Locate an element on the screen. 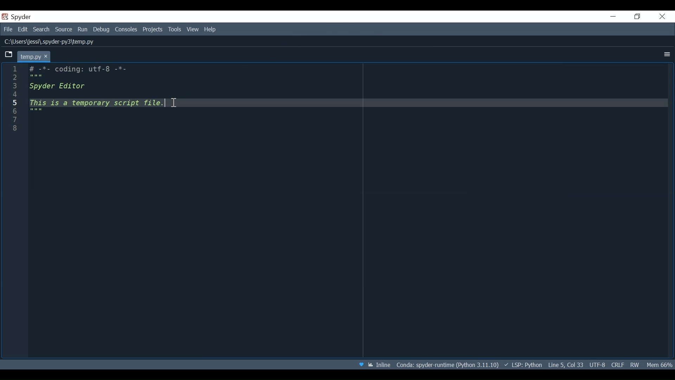  Toggle between inline and interactive Matplotlib plotting is located at coordinates (379, 365).